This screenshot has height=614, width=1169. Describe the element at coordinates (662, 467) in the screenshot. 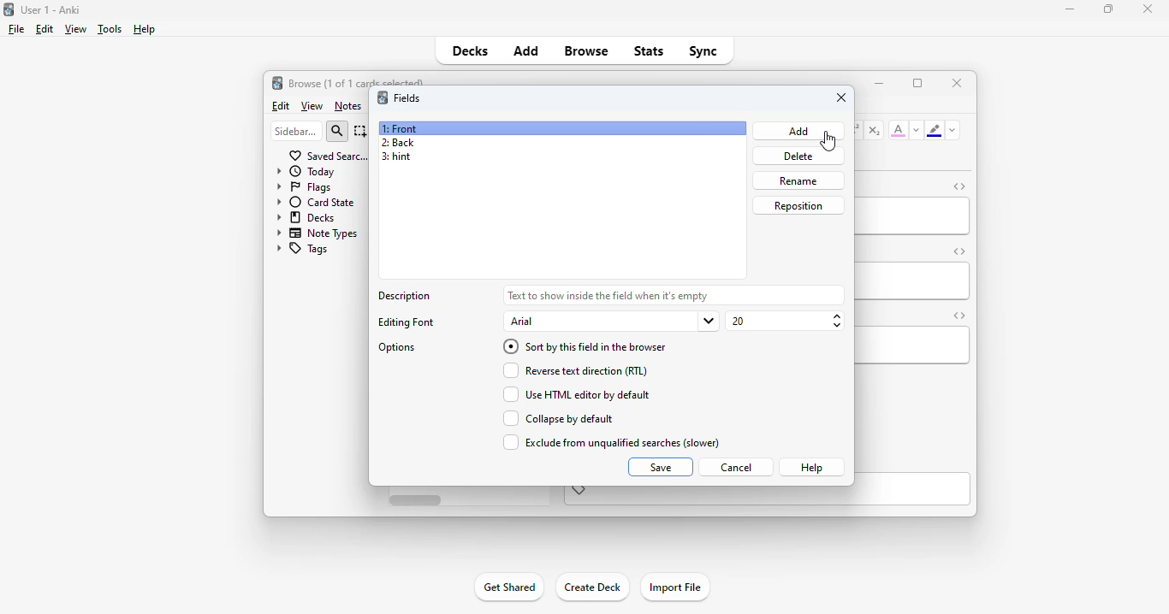

I see `save` at that location.